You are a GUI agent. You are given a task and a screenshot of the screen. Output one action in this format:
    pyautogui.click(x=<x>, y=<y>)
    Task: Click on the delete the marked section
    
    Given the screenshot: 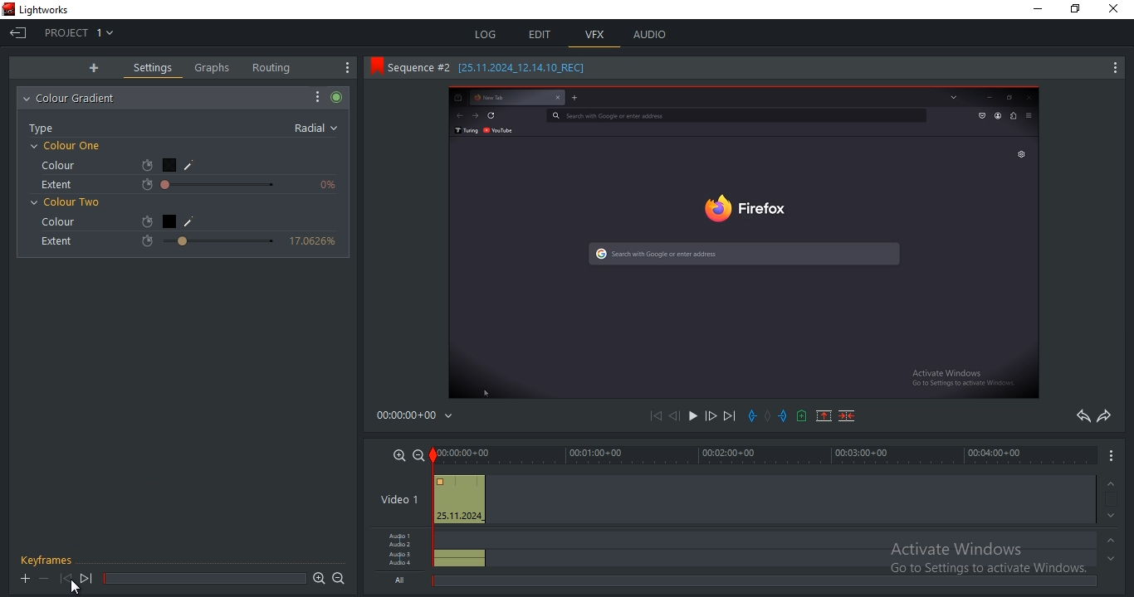 What is the action you would take?
    pyautogui.click(x=846, y=417)
    